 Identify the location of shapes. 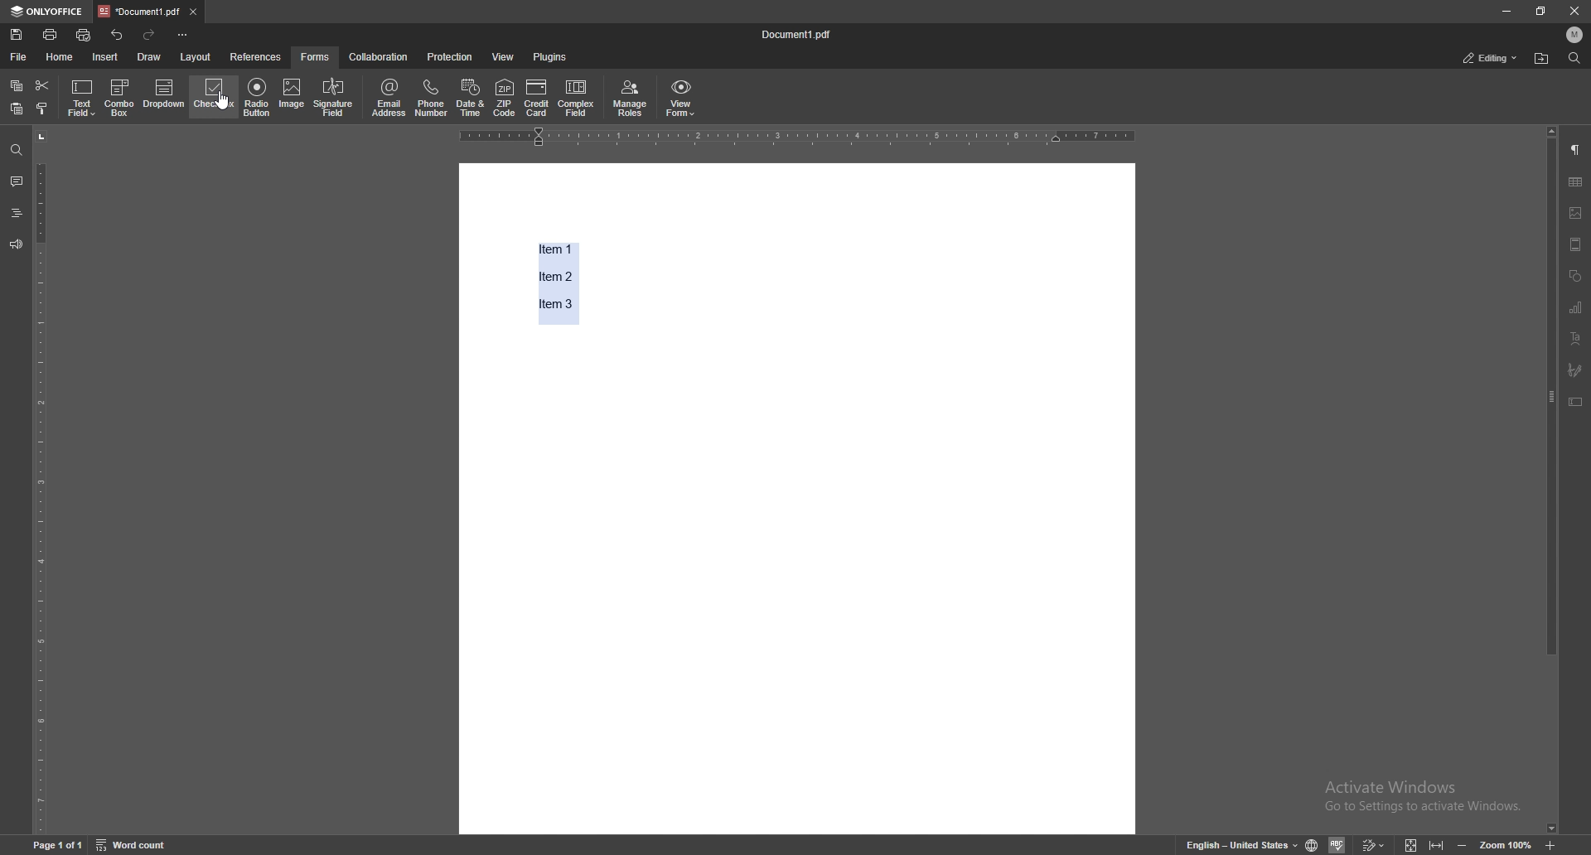
(1577, 276).